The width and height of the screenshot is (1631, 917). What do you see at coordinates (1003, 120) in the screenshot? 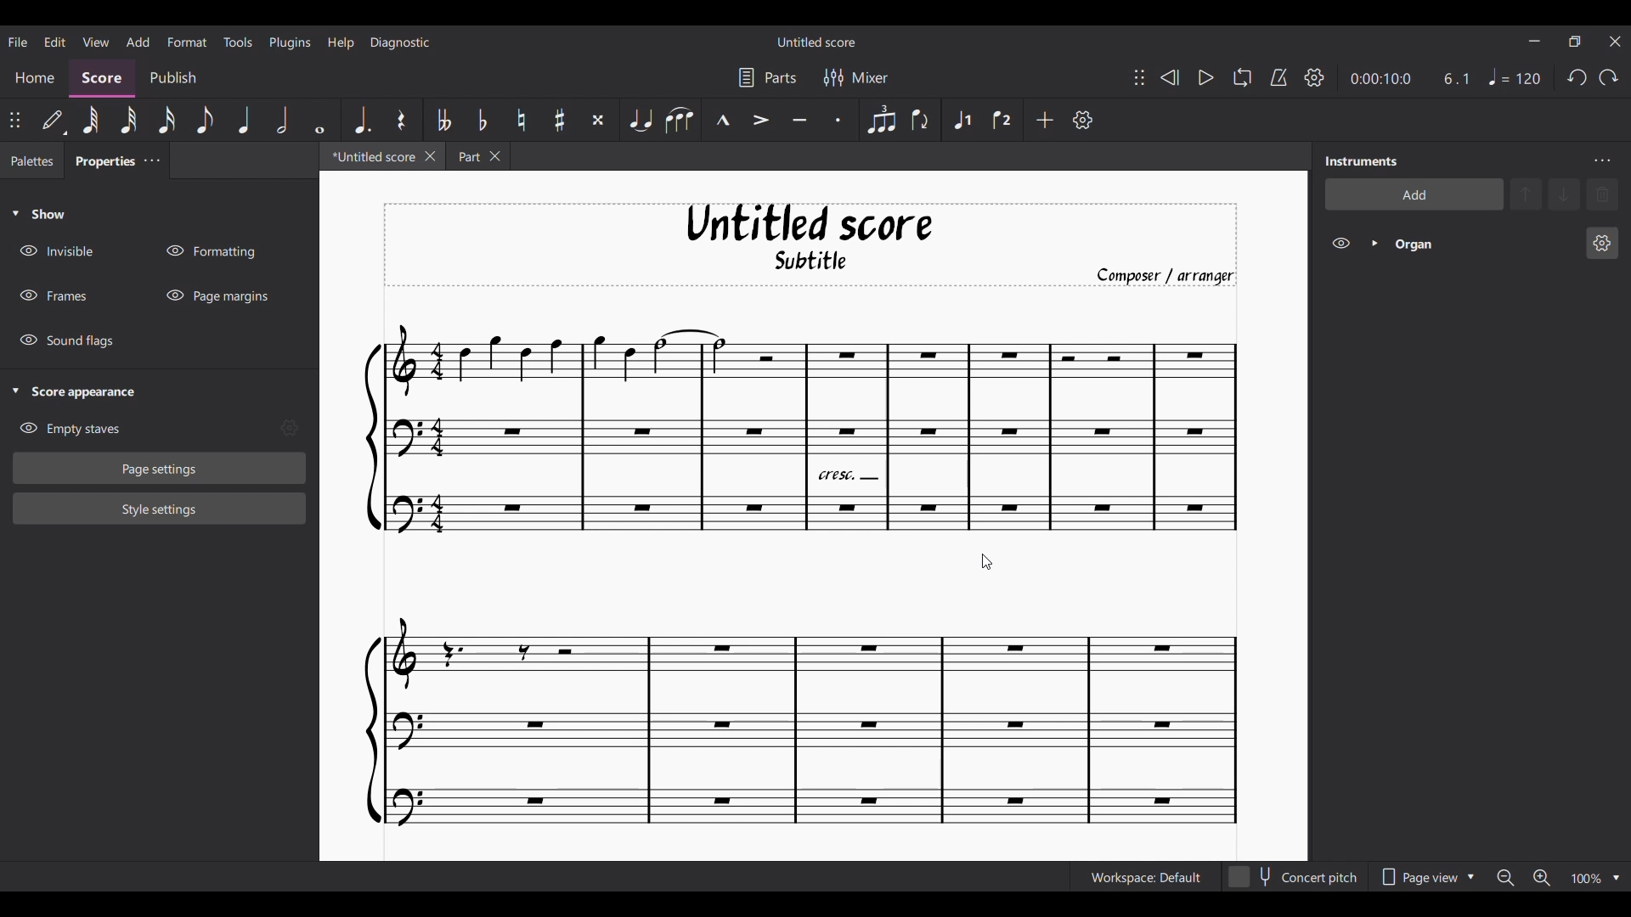
I see `Voice 2` at bounding box center [1003, 120].